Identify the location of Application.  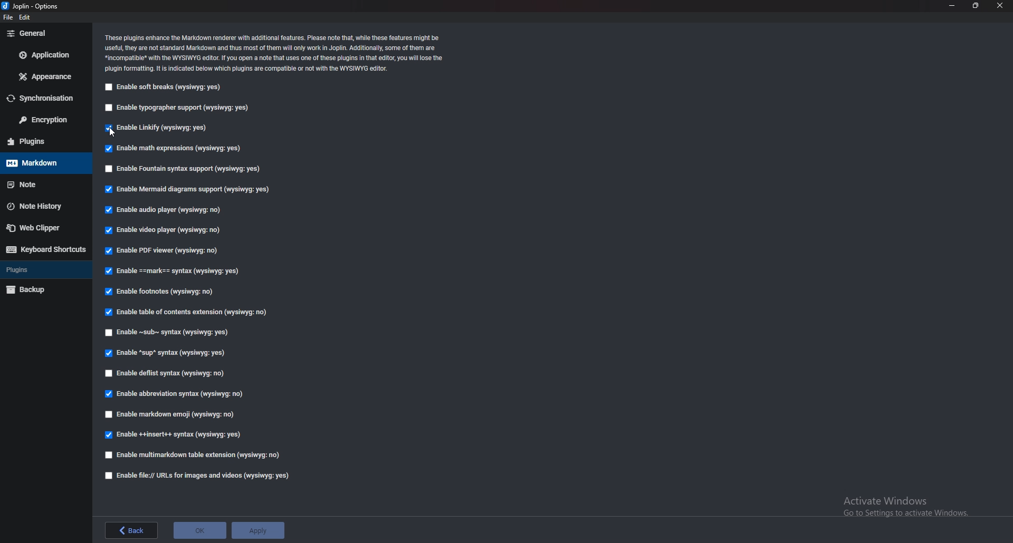
(45, 54).